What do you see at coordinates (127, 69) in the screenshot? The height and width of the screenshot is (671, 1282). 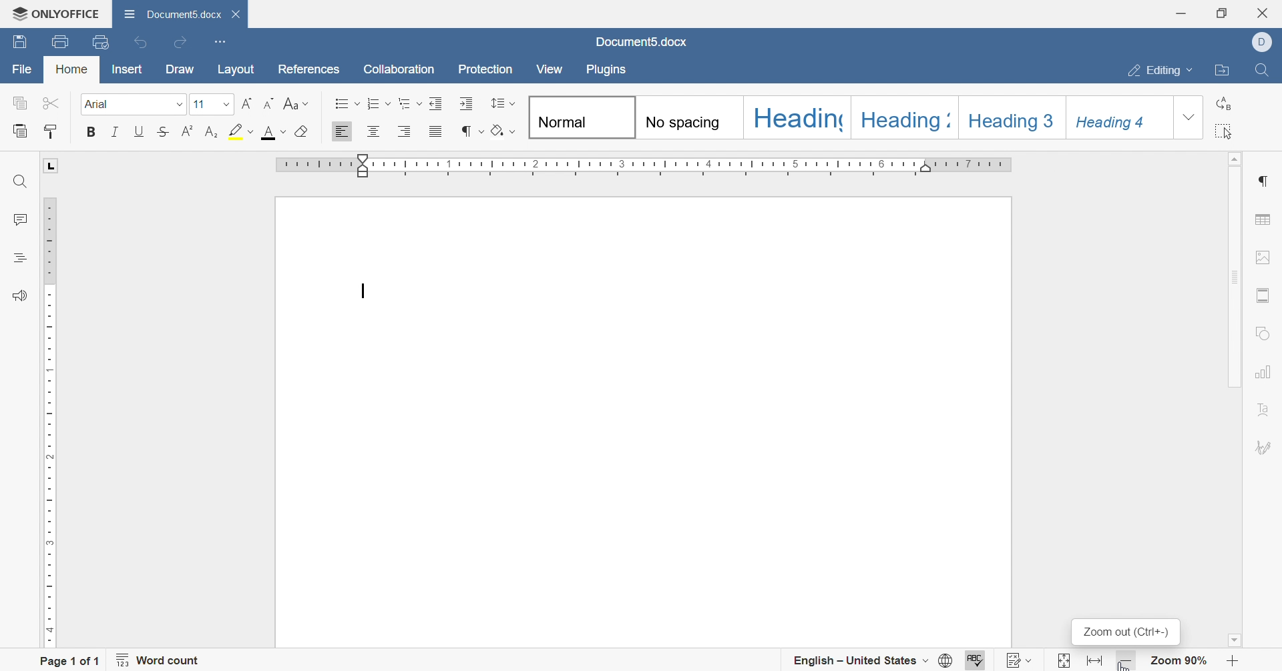 I see `insert` at bounding box center [127, 69].